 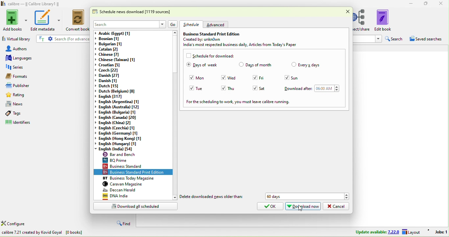 I want to click on edit metadata options, so click(x=59, y=20).